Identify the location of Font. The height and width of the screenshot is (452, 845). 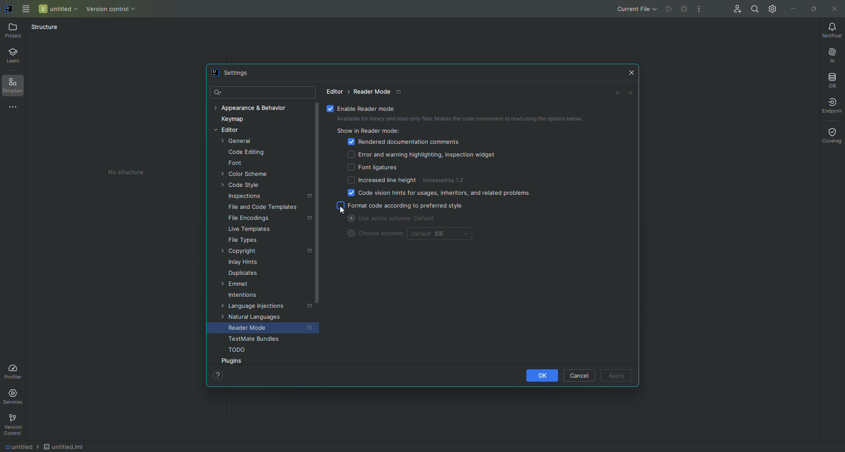
(233, 163).